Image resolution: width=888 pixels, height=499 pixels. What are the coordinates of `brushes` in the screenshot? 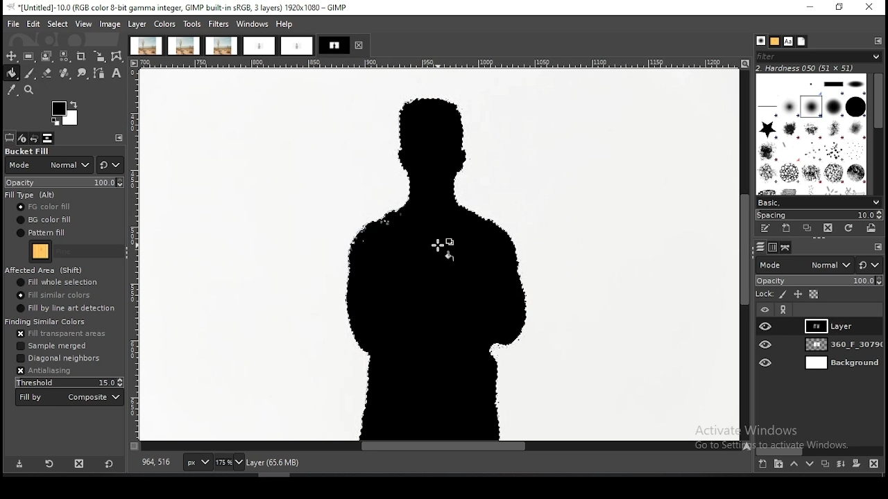 It's located at (760, 41).